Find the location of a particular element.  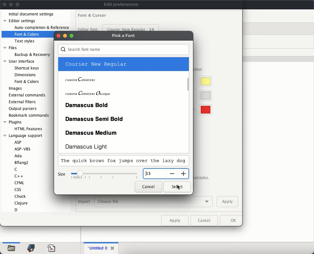

pick a font is located at coordinates (125, 36).